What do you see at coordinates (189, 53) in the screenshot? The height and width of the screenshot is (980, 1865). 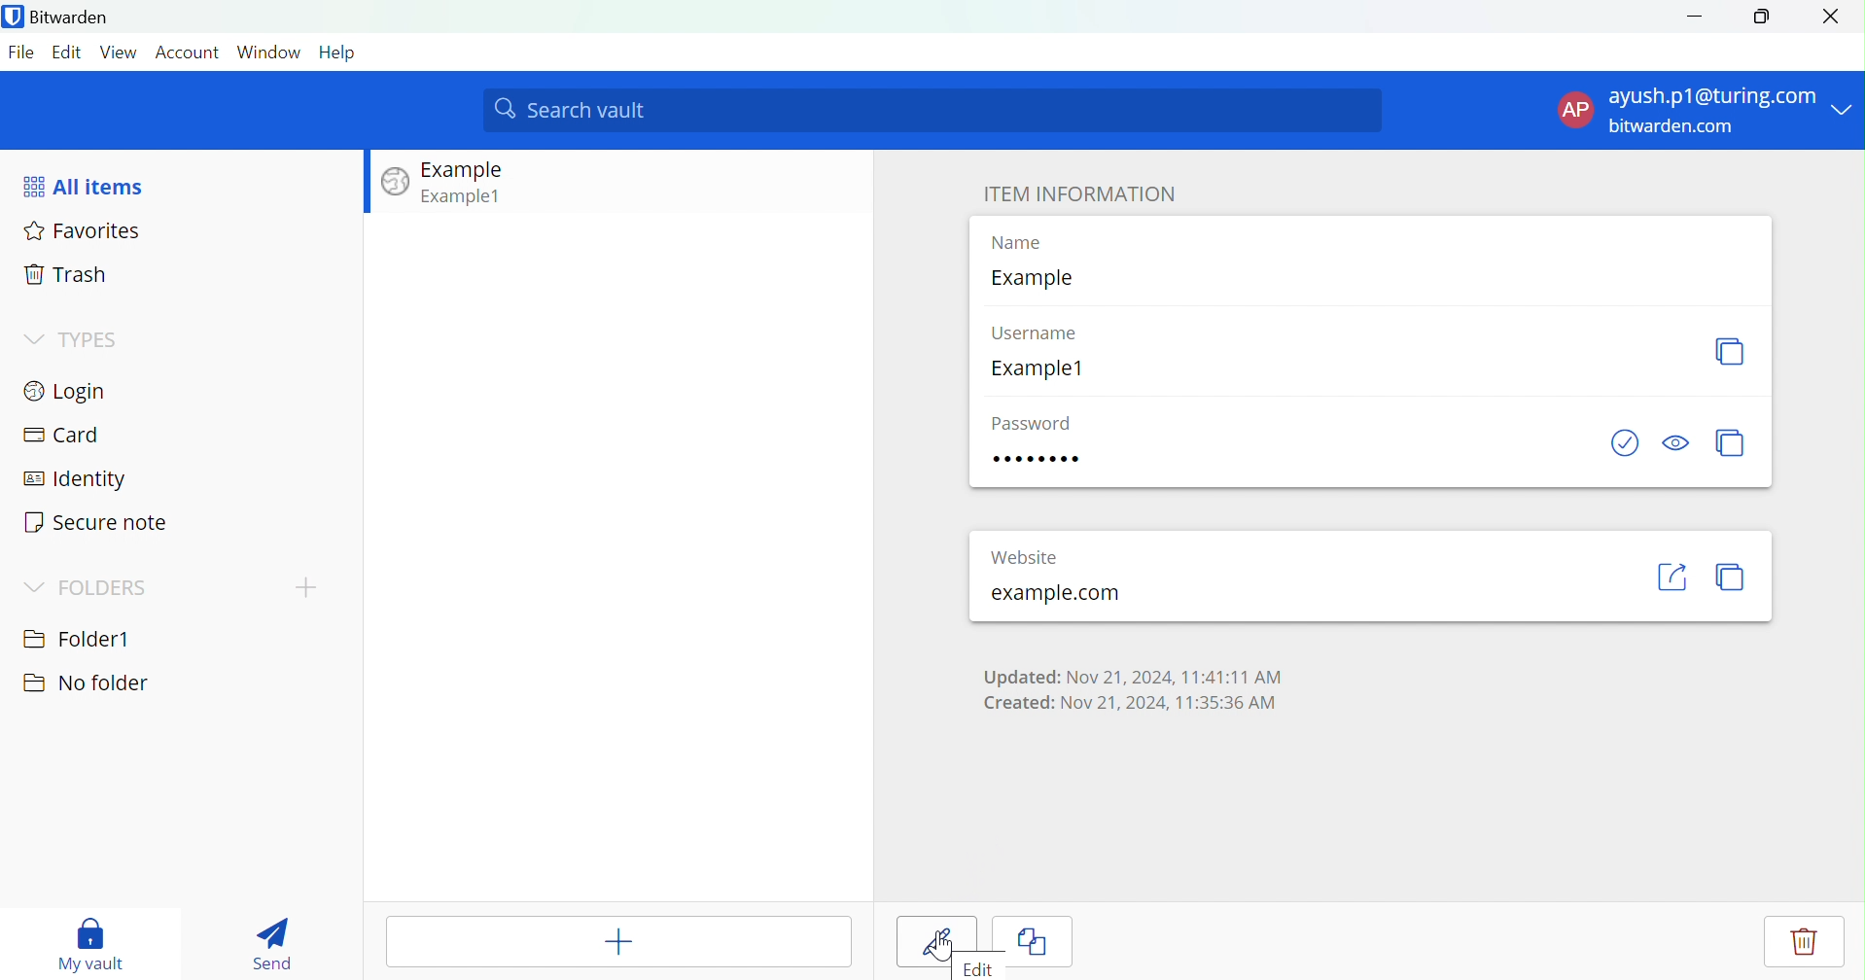 I see `Account` at bounding box center [189, 53].